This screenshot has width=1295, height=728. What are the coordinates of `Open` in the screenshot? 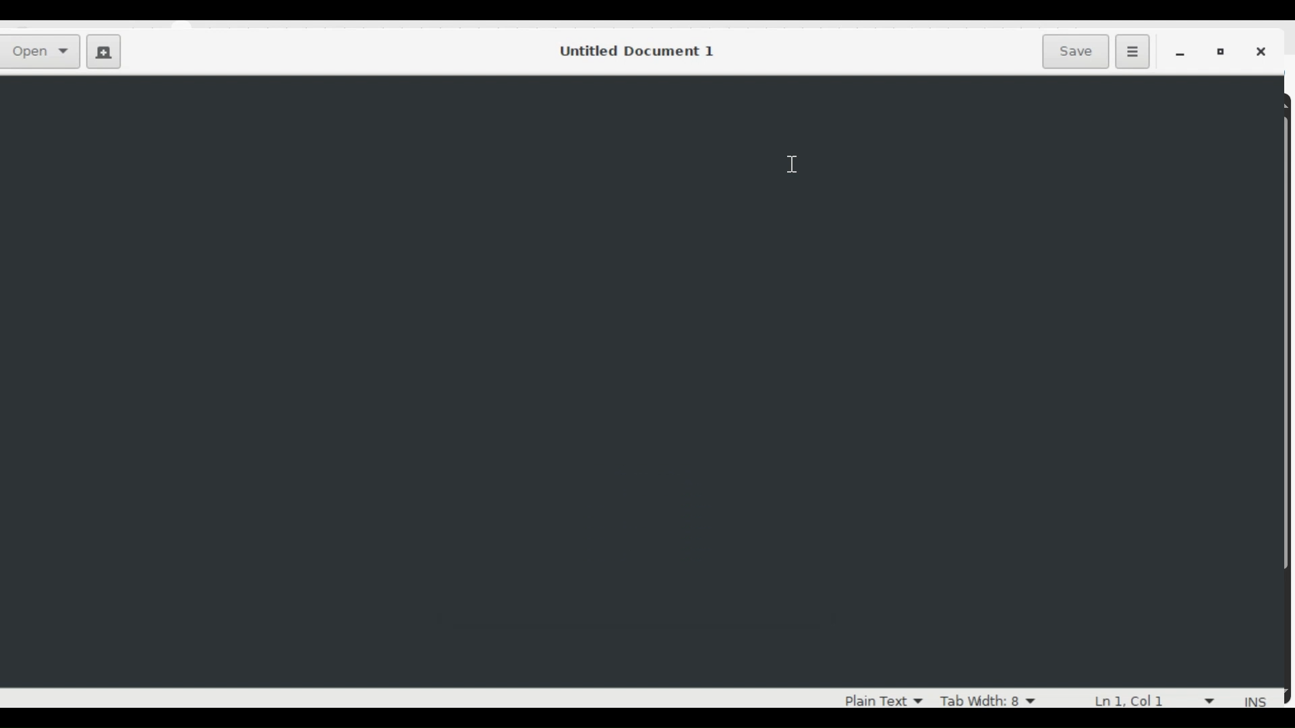 It's located at (43, 53).